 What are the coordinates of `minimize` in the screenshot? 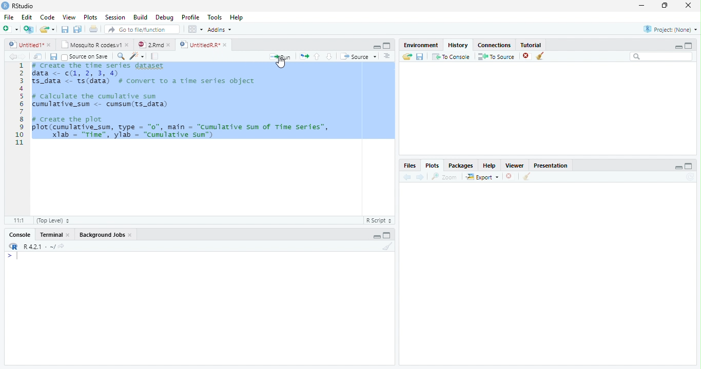 It's located at (641, 6).